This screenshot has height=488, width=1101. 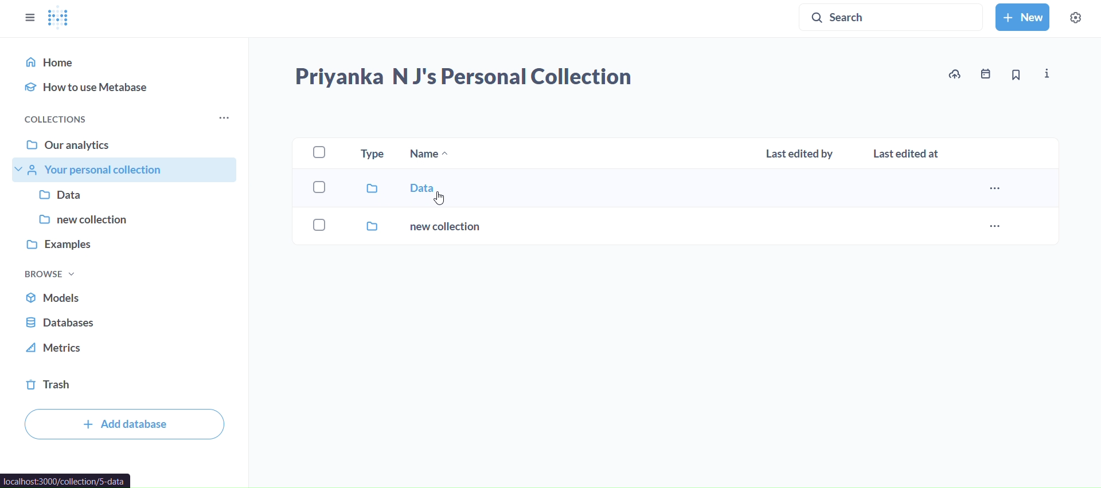 What do you see at coordinates (1017, 76) in the screenshot?
I see `bookmarks` at bounding box center [1017, 76].